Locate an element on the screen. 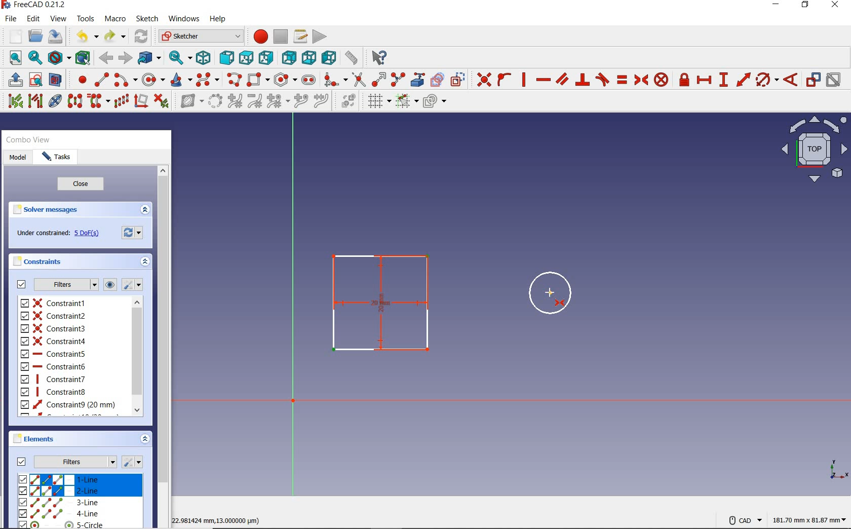 This screenshot has width=851, height=529. fit all is located at coordinates (12, 59).